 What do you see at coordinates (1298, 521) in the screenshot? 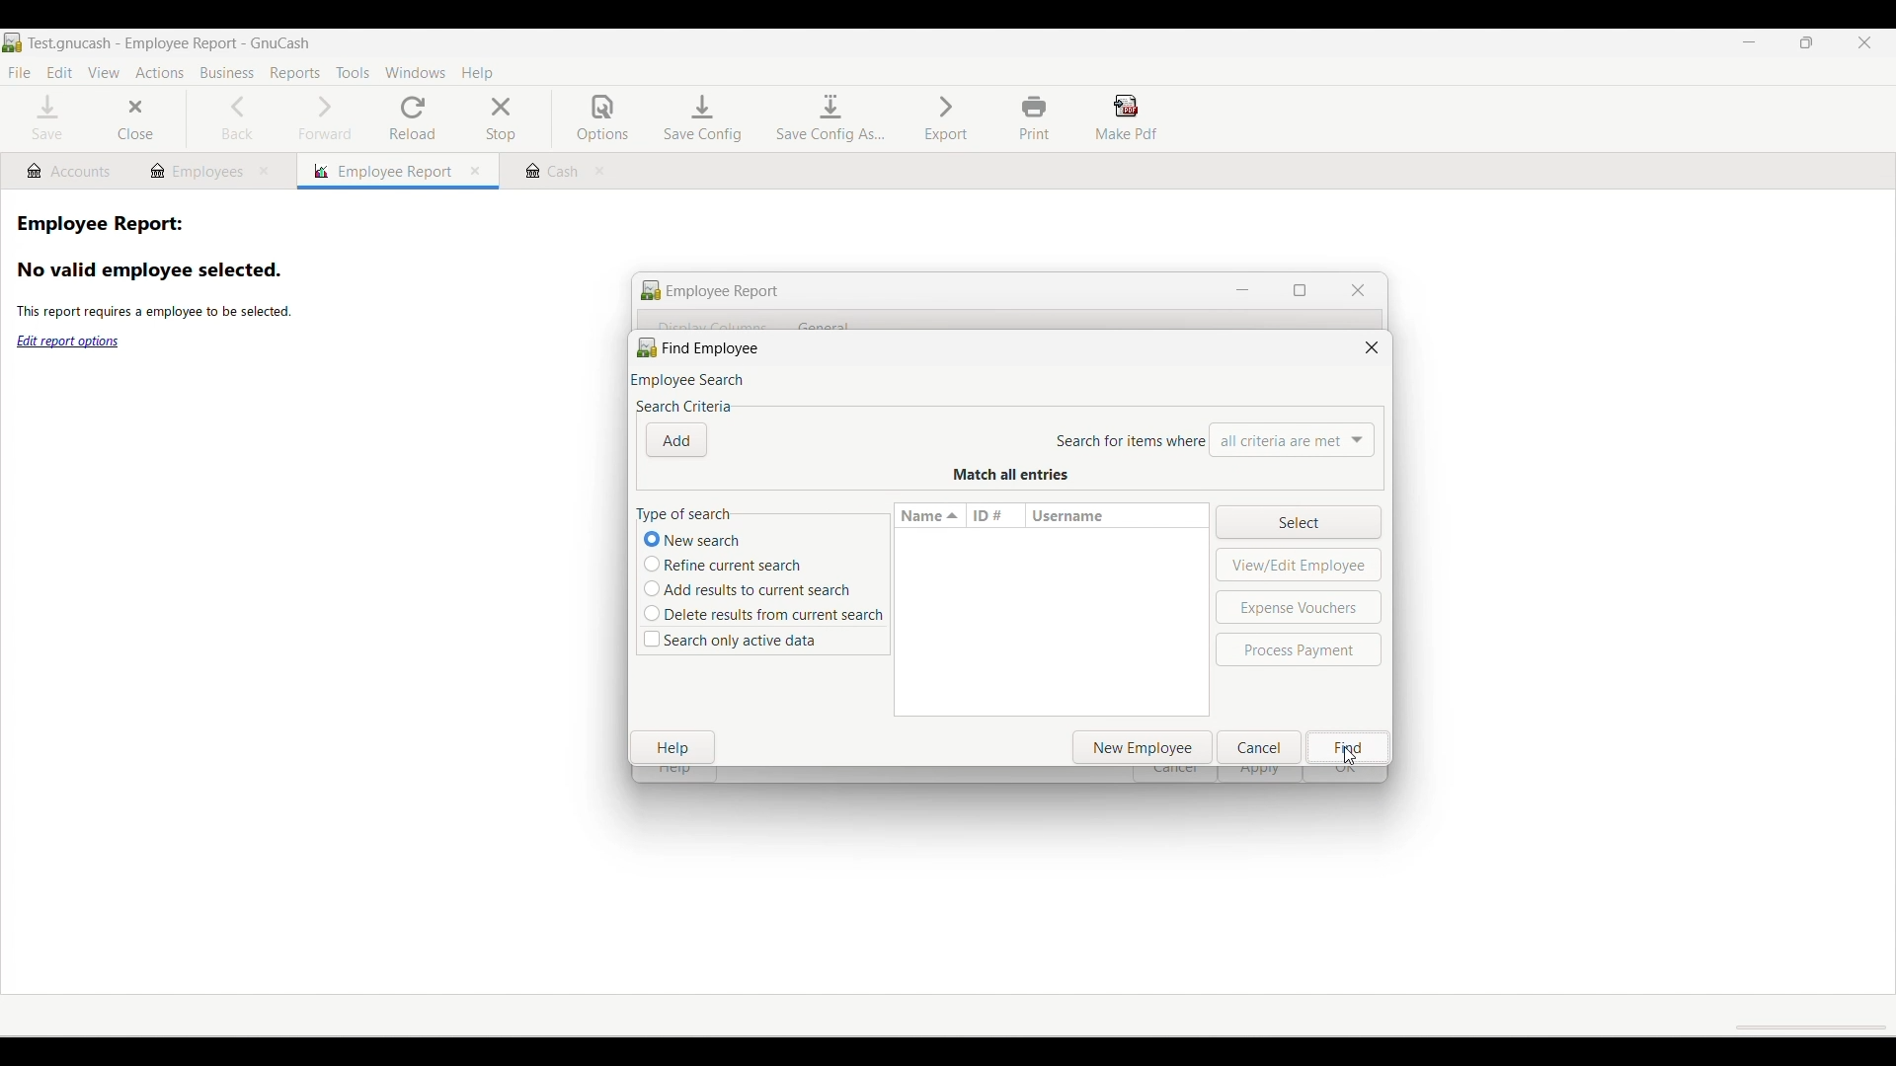
I see `Select` at bounding box center [1298, 521].